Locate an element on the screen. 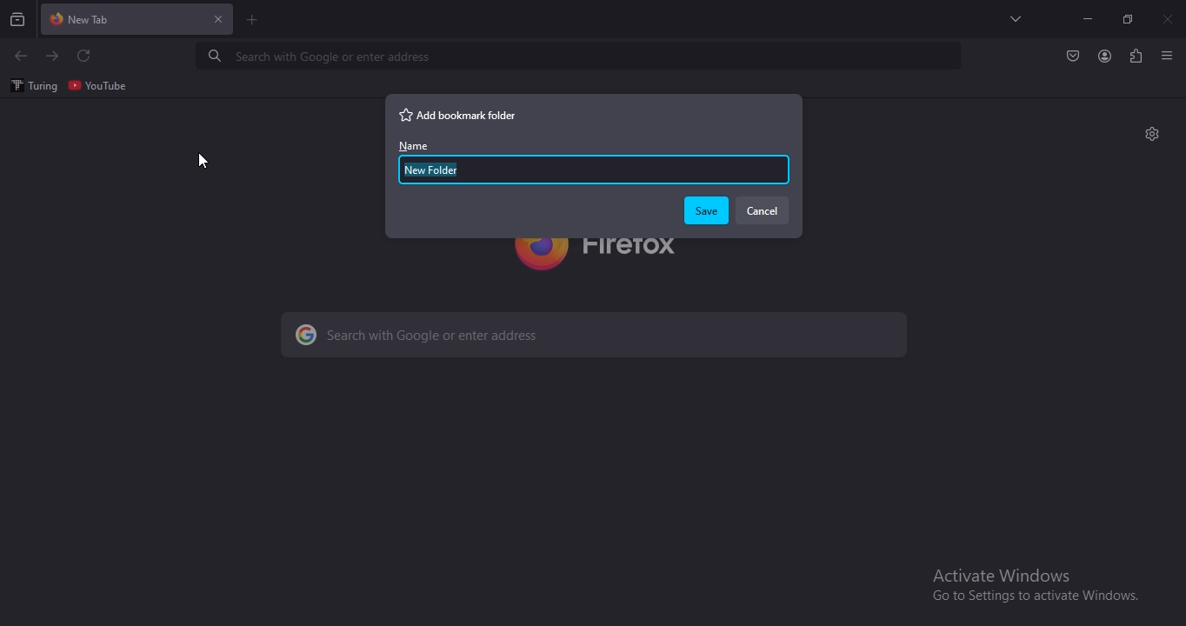 The image size is (1186, 626). cursor is located at coordinates (203, 158).